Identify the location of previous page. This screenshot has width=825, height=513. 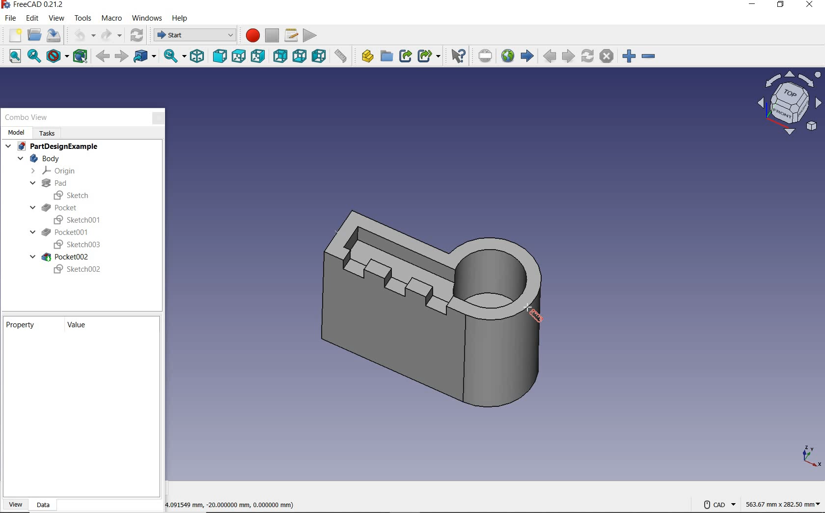
(549, 57).